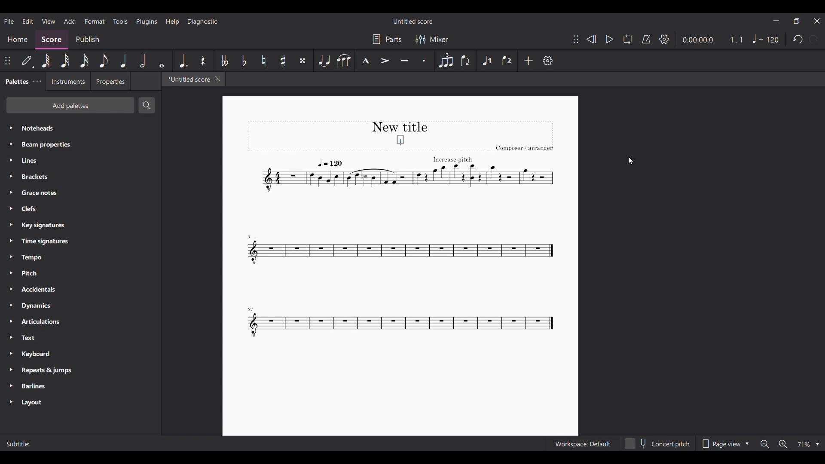 The height and width of the screenshot is (464, 825). I want to click on Beam properties, so click(80, 144).